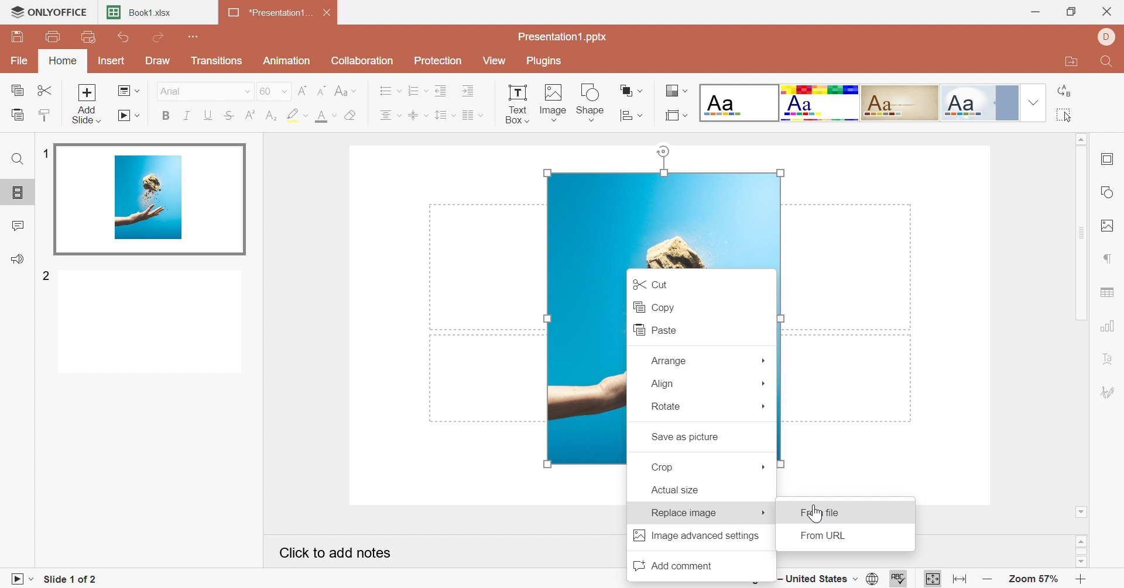  What do you see at coordinates (1081, 512) in the screenshot?
I see `Scroll down` at bounding box center [1081, 512].